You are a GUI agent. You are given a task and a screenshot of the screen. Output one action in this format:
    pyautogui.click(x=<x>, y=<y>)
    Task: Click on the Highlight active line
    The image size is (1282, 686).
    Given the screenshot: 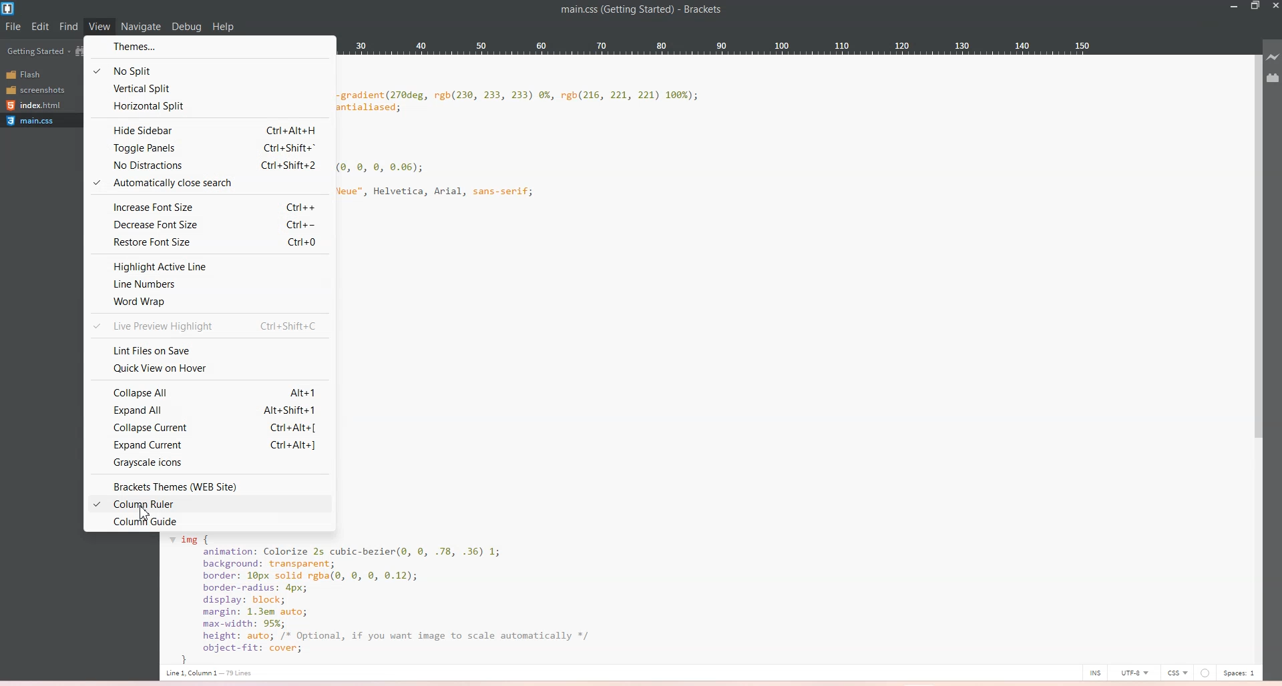 What is the action you would take?
    pyautogui.click(x=210, y=266)
    